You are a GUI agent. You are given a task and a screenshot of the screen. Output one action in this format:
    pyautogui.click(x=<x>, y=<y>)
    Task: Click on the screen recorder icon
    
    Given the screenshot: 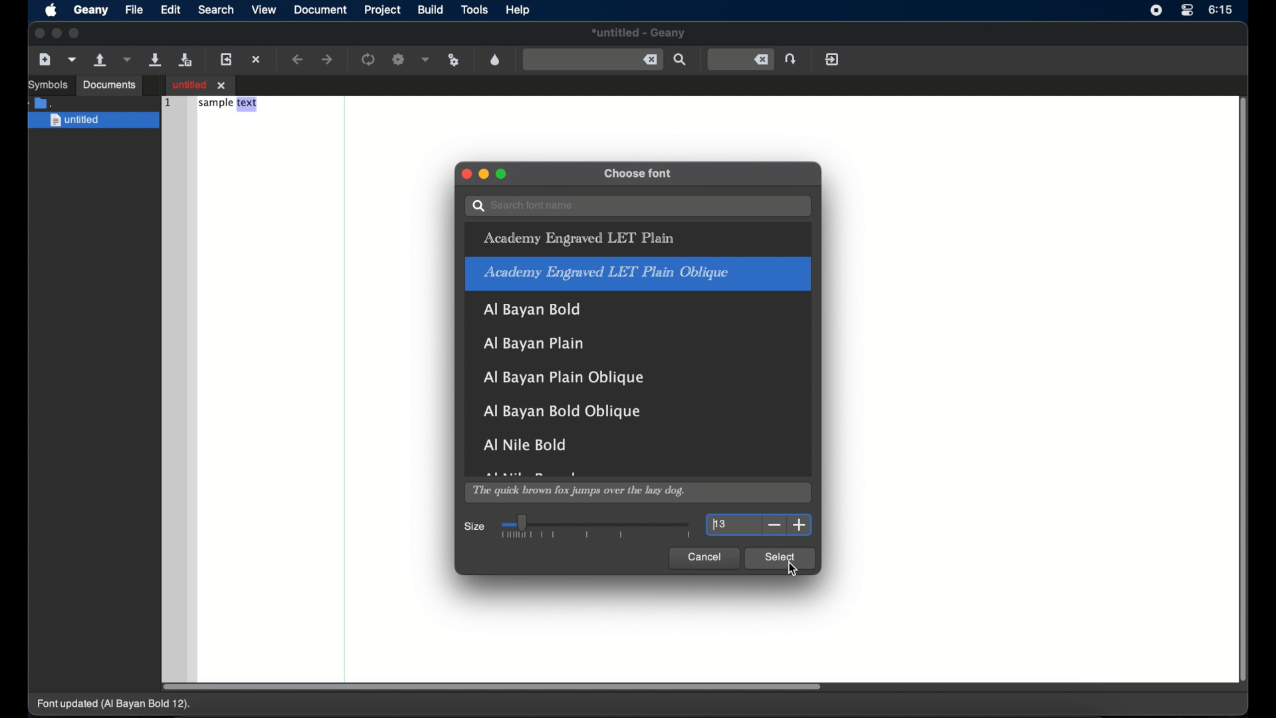 What is the action you would take?
    pyautogui.click(x=1156, y=11)
    